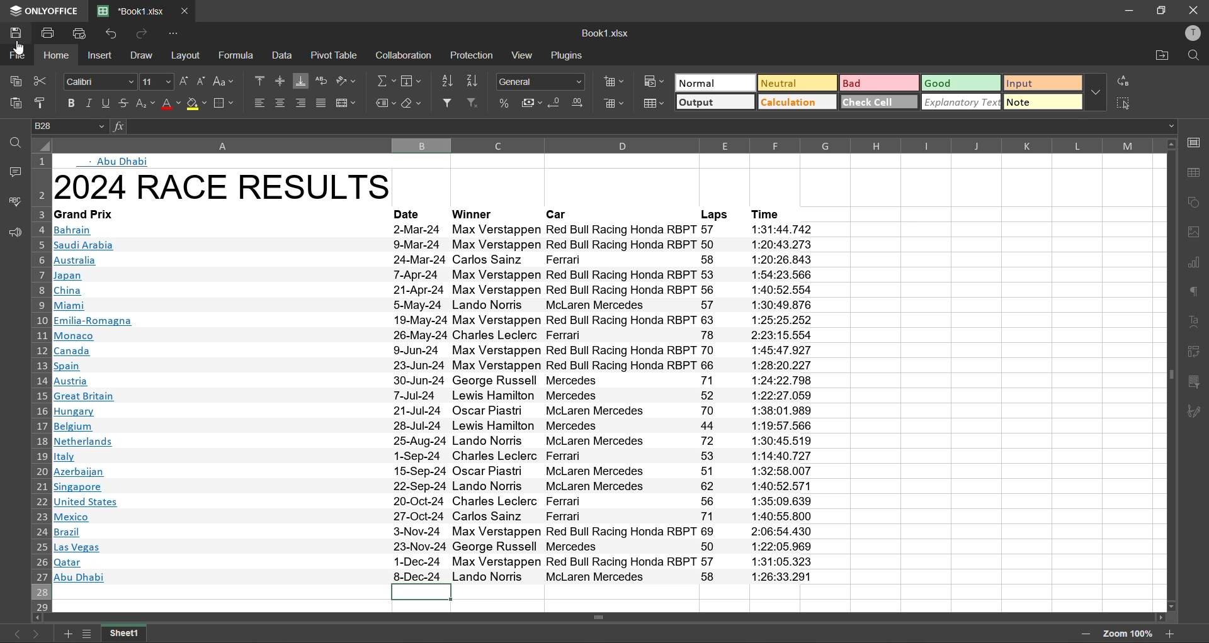 Image resolution: width=1209 pixels, height=643 pixels. Describe the element at coordinates (14, 33) in the screenshot. I see `save` at that location.